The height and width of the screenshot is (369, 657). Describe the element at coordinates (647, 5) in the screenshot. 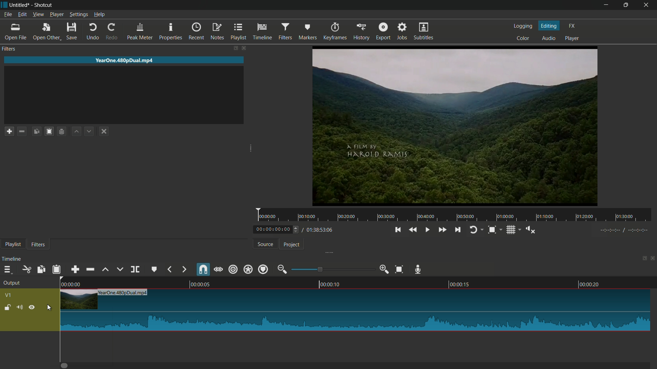

I see `close app` at that location.